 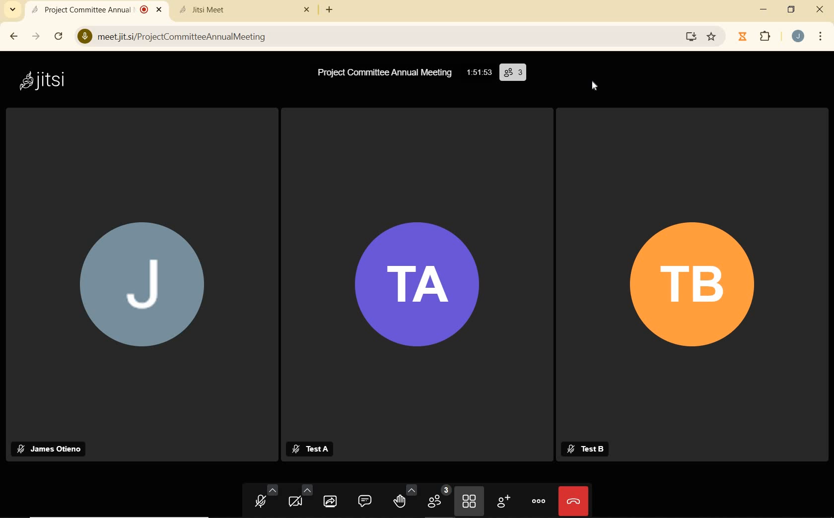 What do you see at coordinates (47, 82) in the screenshot?
I see `system name` at bounding box center [47, 82].